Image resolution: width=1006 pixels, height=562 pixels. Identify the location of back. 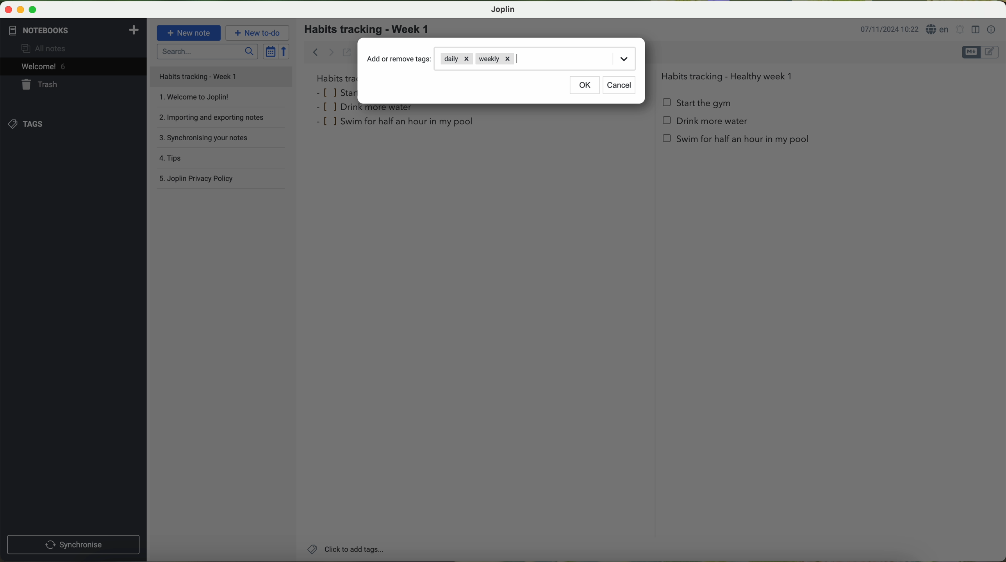
(313, 51).